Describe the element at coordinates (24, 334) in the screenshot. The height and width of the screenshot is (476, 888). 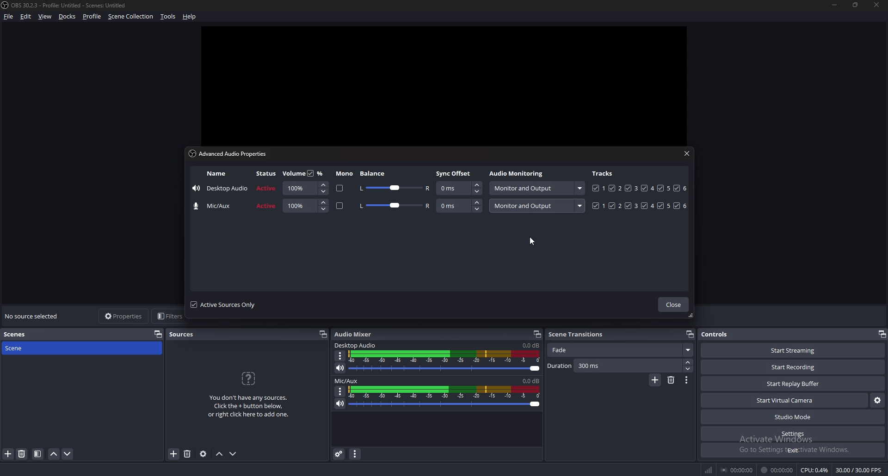
I see `scenes` at that location.